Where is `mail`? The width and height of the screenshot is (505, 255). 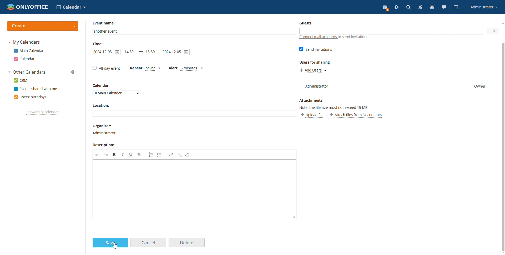 mail is located at coordinates (432, 8).